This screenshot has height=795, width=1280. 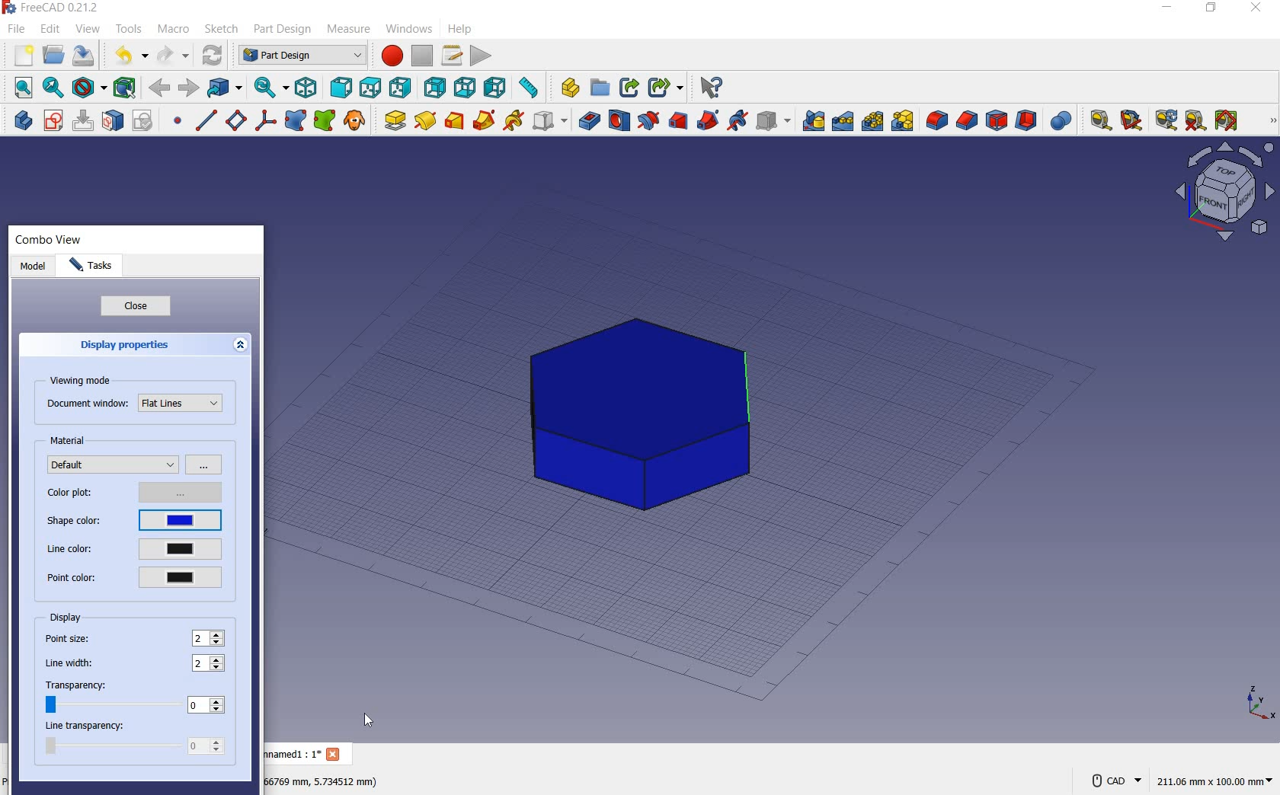 What do you see at coordinates (130, 56) in the screenshot?
I see `udo` at bounding box center [130, 56].